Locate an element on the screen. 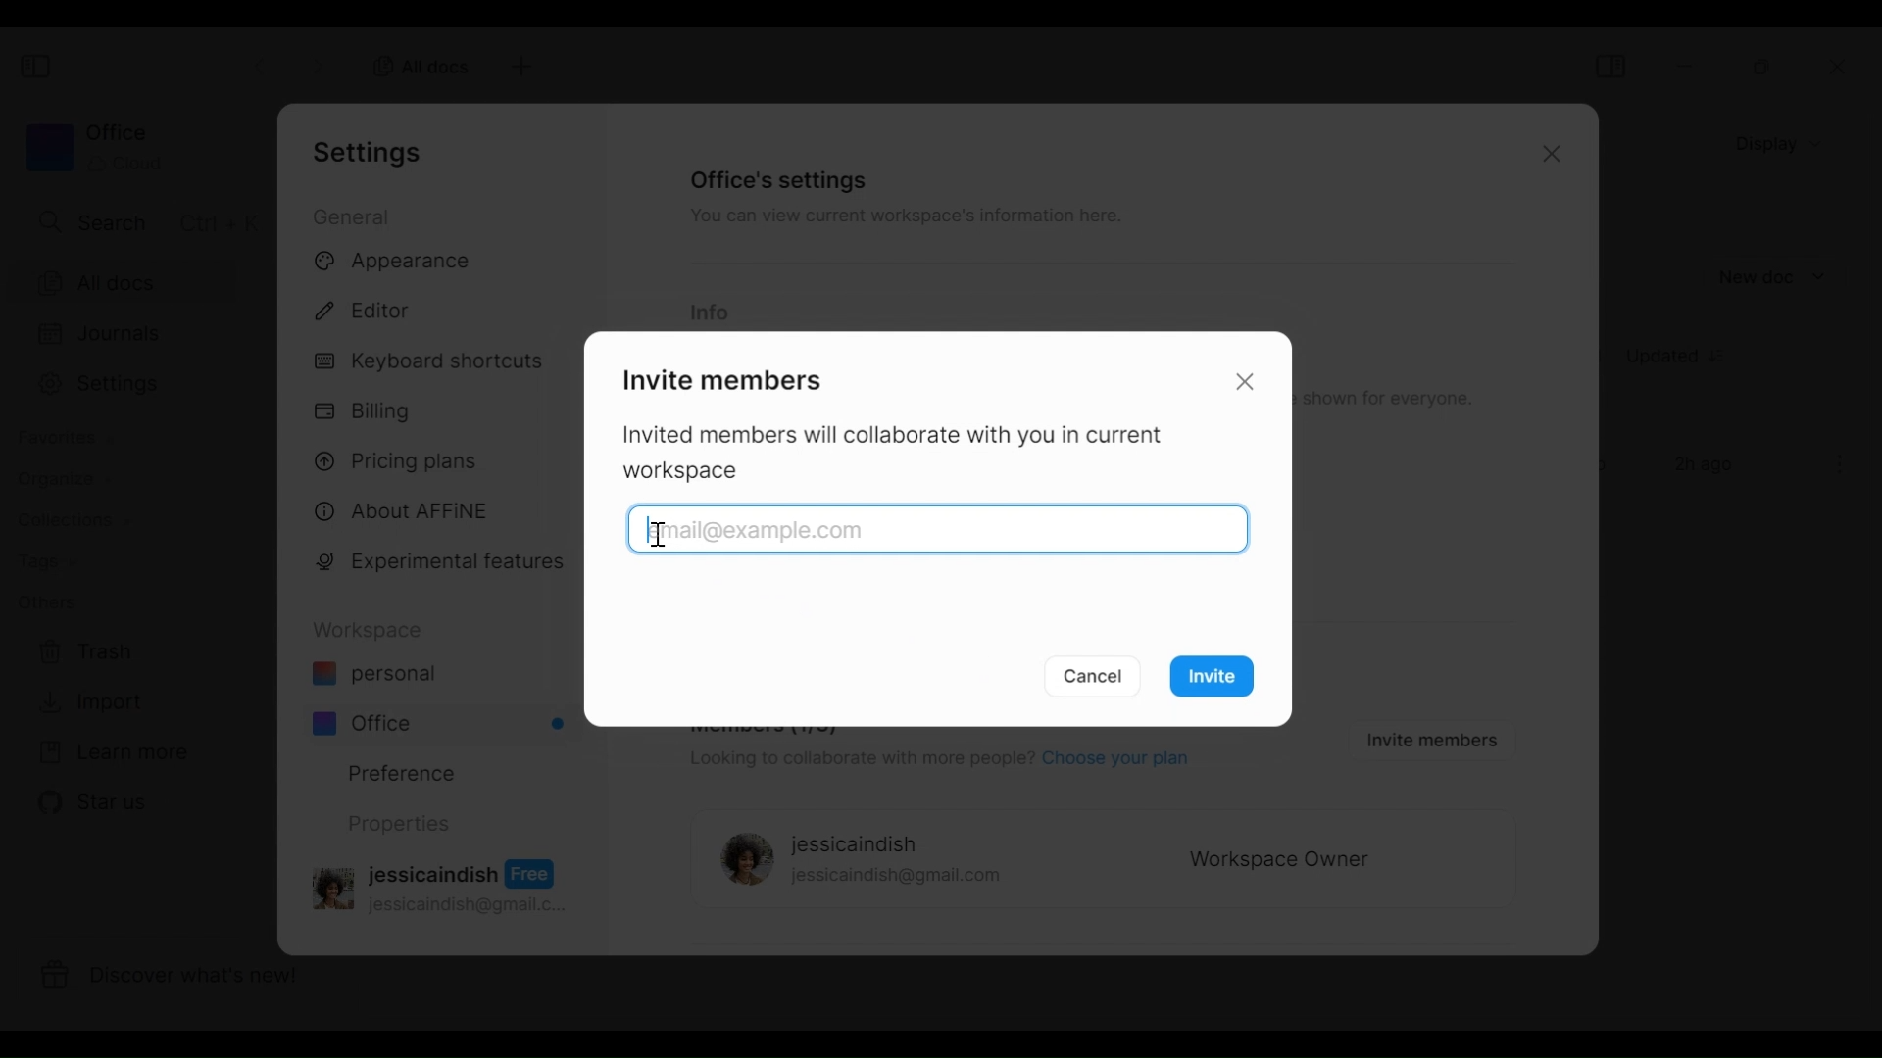  Go Forward is located at coordinates (319, 63).